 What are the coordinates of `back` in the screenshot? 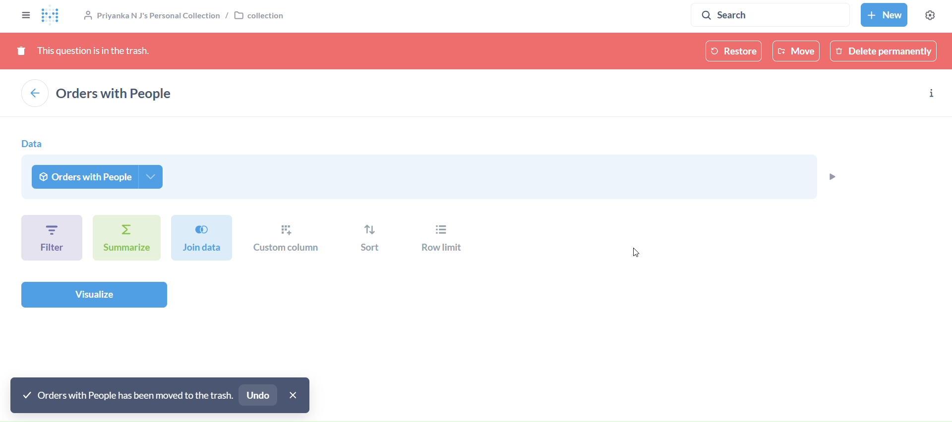 It's located at (33, 93).